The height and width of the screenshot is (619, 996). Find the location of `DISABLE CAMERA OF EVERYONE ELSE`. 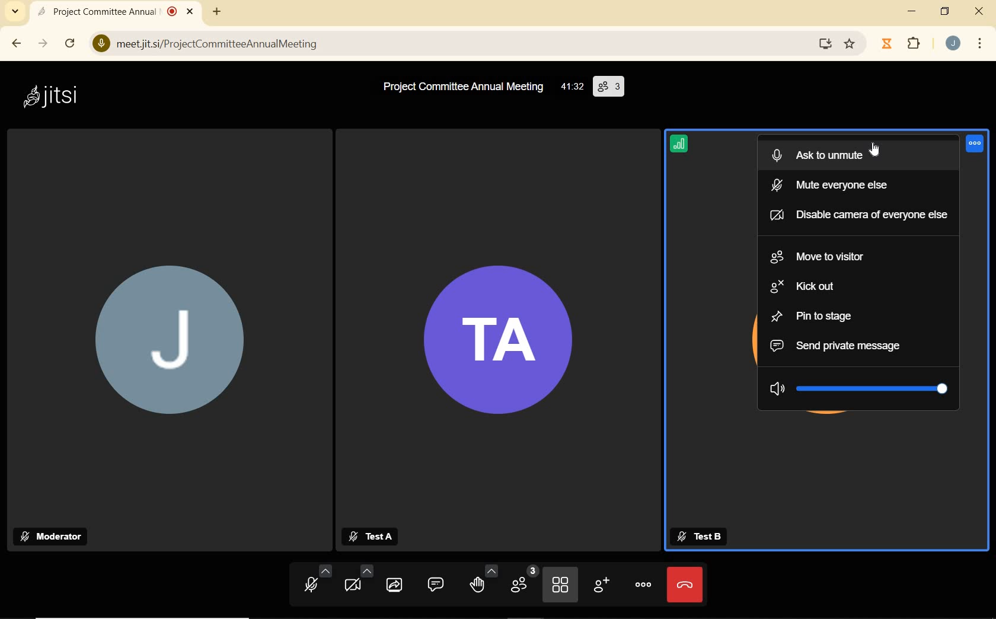

DISABLE CAMERA OF EVERYONE ELSE is located at coordinates (858, 213).